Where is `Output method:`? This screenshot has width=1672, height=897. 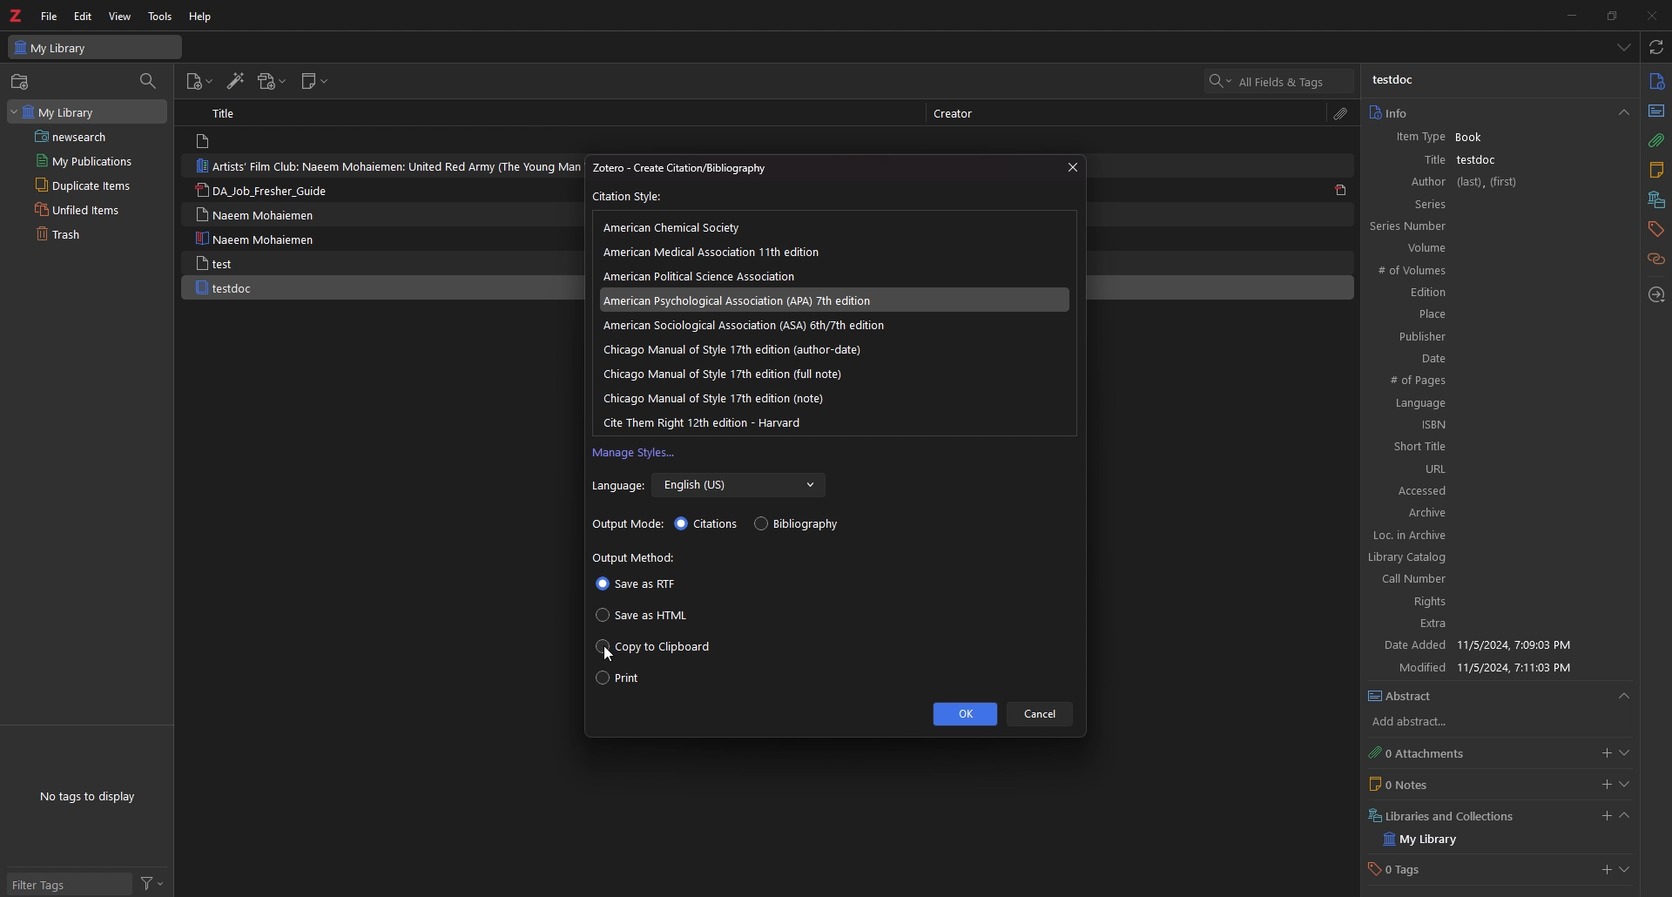
Output method: is located at coordinates (637, 558).